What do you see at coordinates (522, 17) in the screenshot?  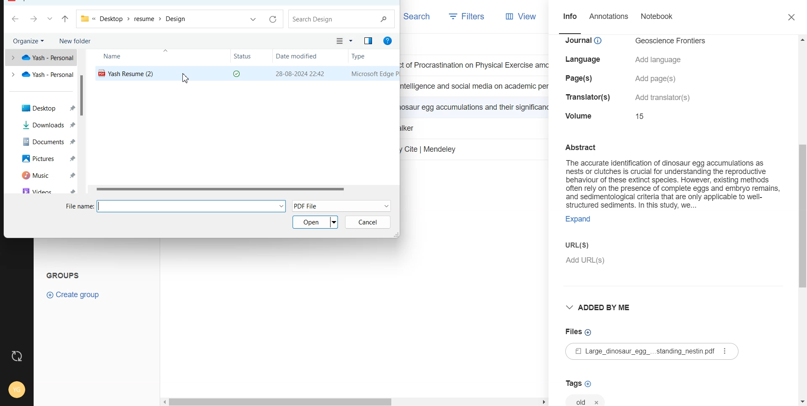 I see `View` at bounding box center [522, 17].